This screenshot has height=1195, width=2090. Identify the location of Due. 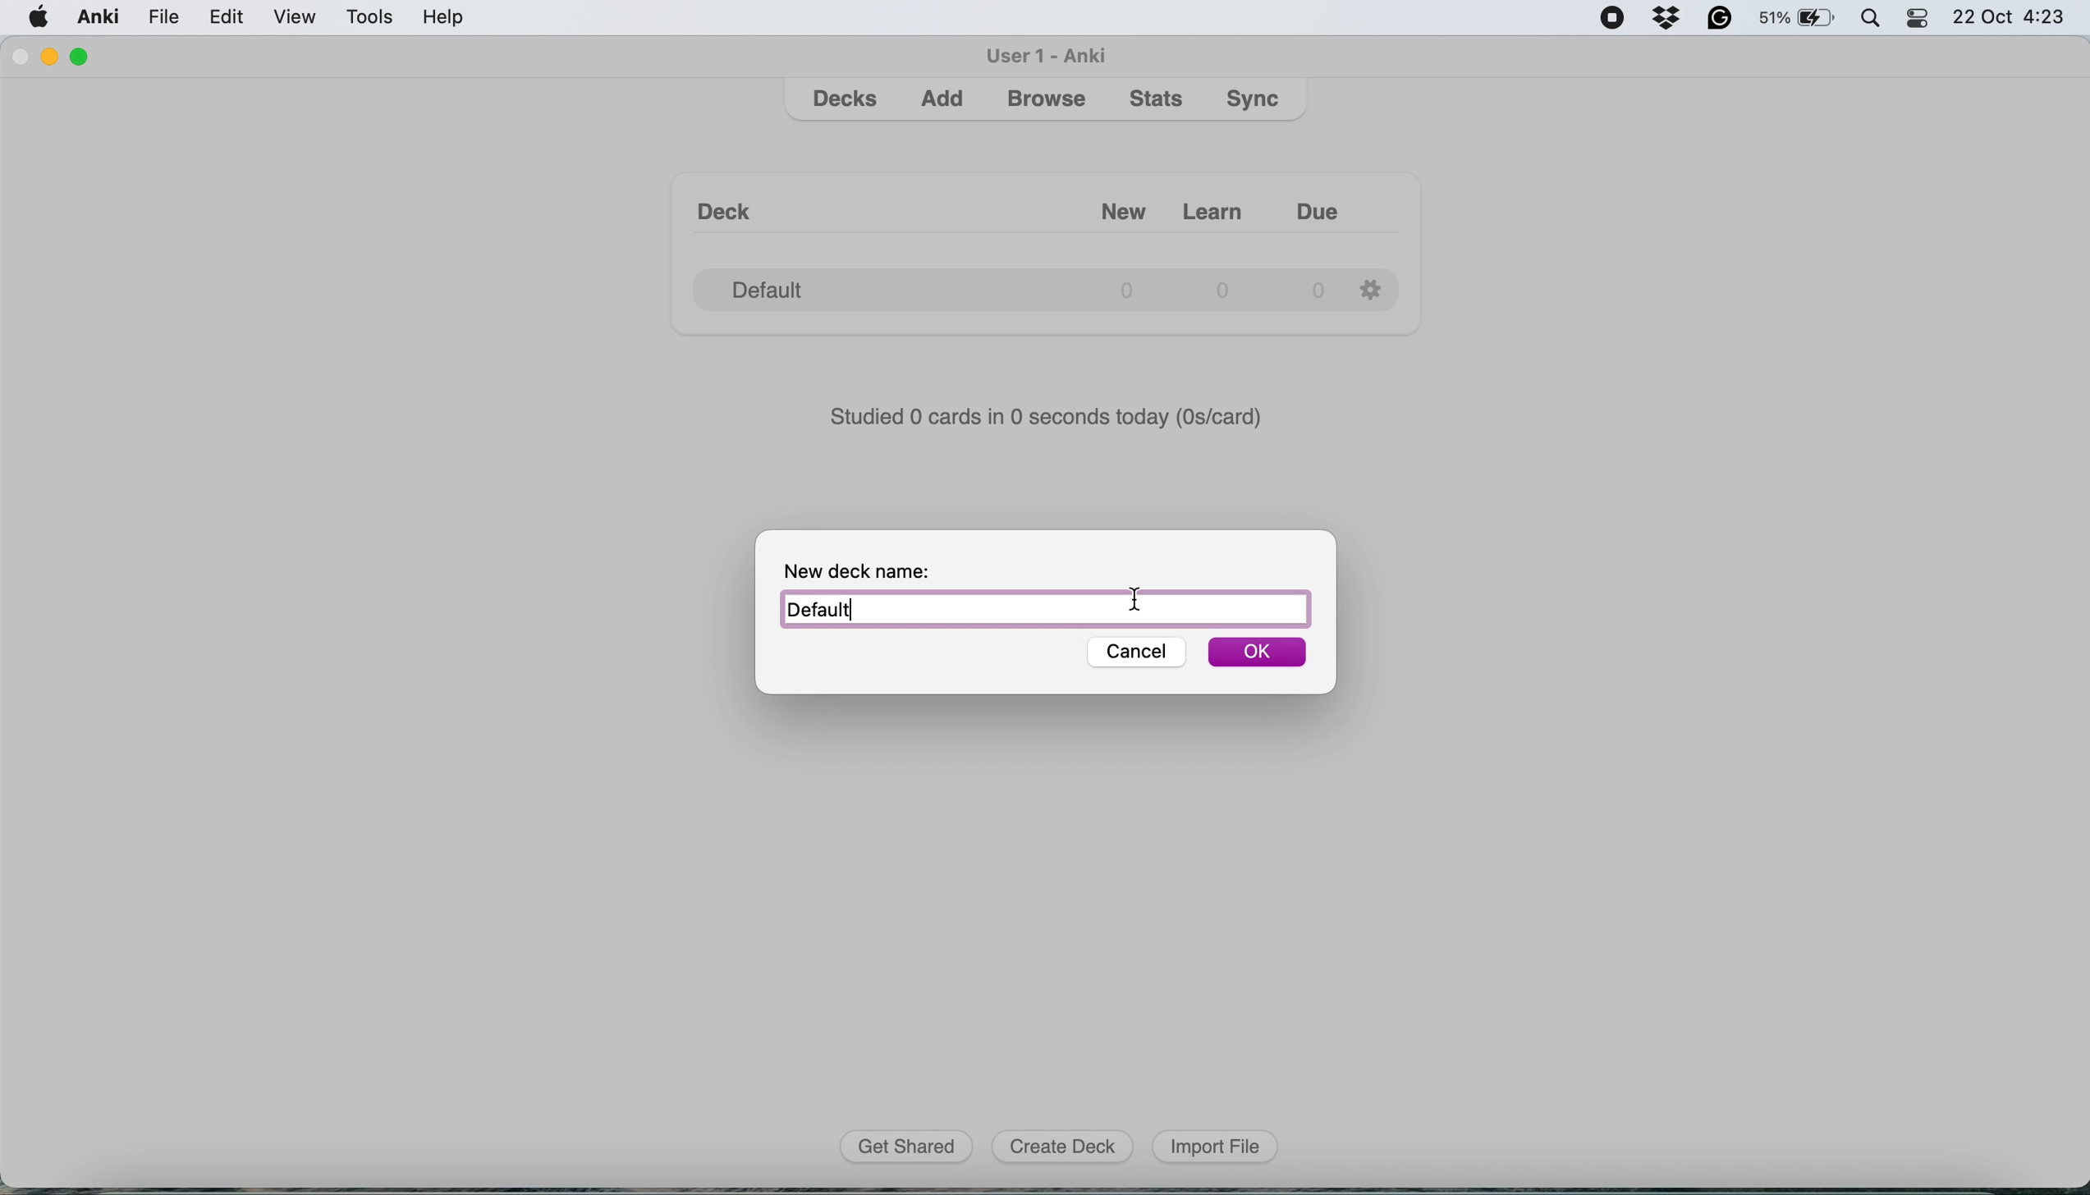
(1333, 204).